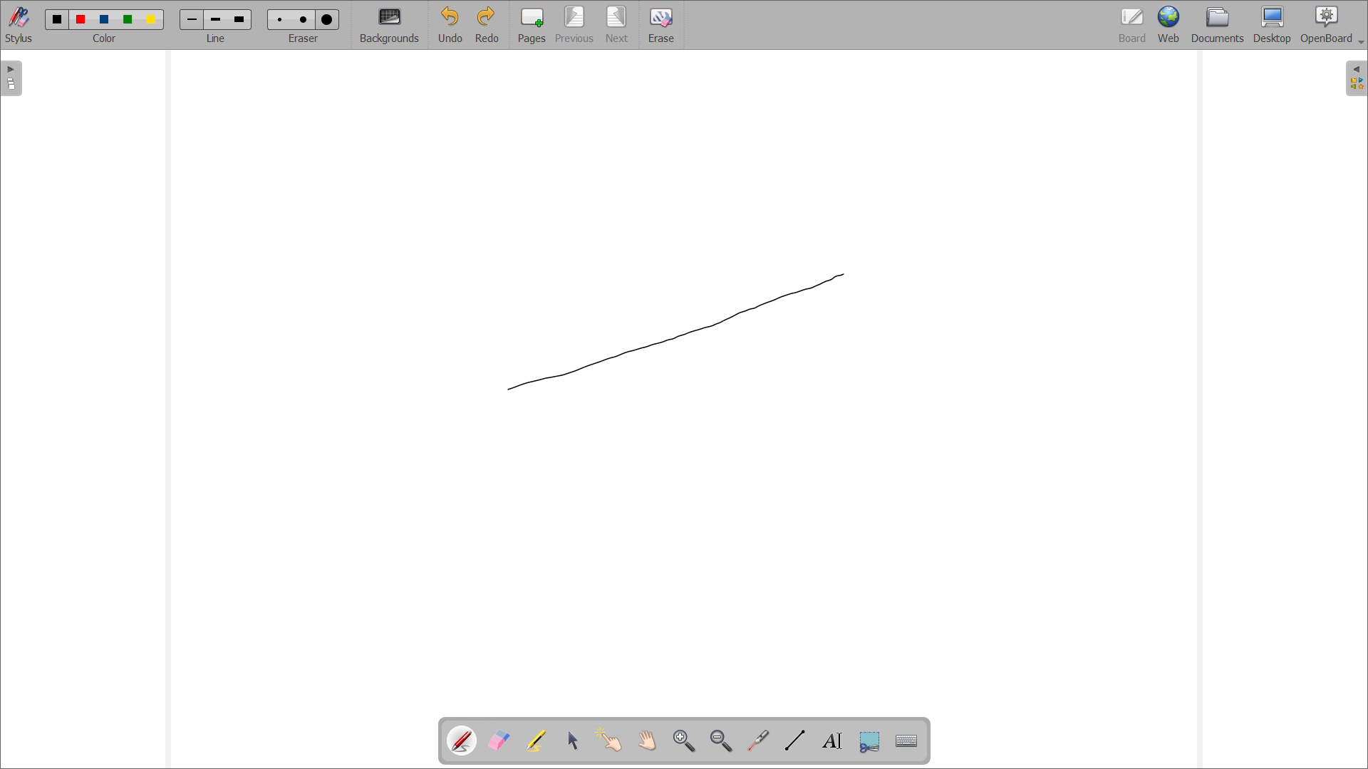  What do you see at coordinates (685, 741) in the screenshot?
I see `zoom in` at bounding box center [685, 741].